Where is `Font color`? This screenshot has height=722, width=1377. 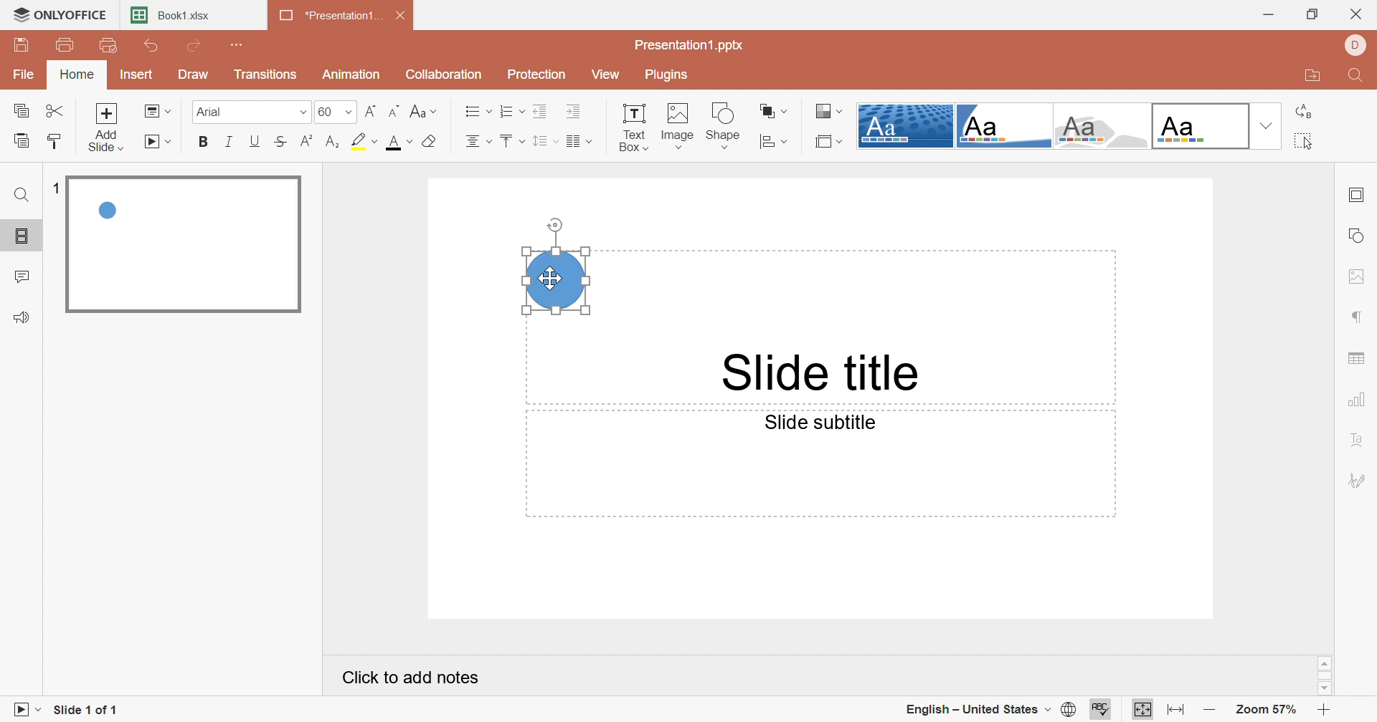
Font color is located at coordinates (396, 141).